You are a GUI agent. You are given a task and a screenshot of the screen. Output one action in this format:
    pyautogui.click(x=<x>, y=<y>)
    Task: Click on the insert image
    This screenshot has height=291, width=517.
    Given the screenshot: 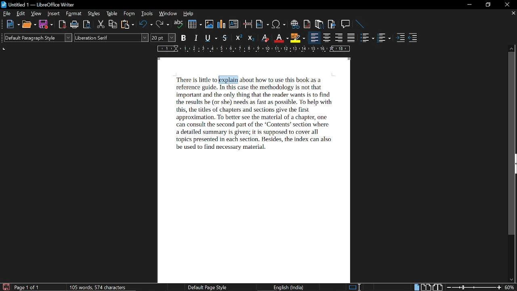 What is the action you would take?
    pyautogui.click(x=210, y=24)
    